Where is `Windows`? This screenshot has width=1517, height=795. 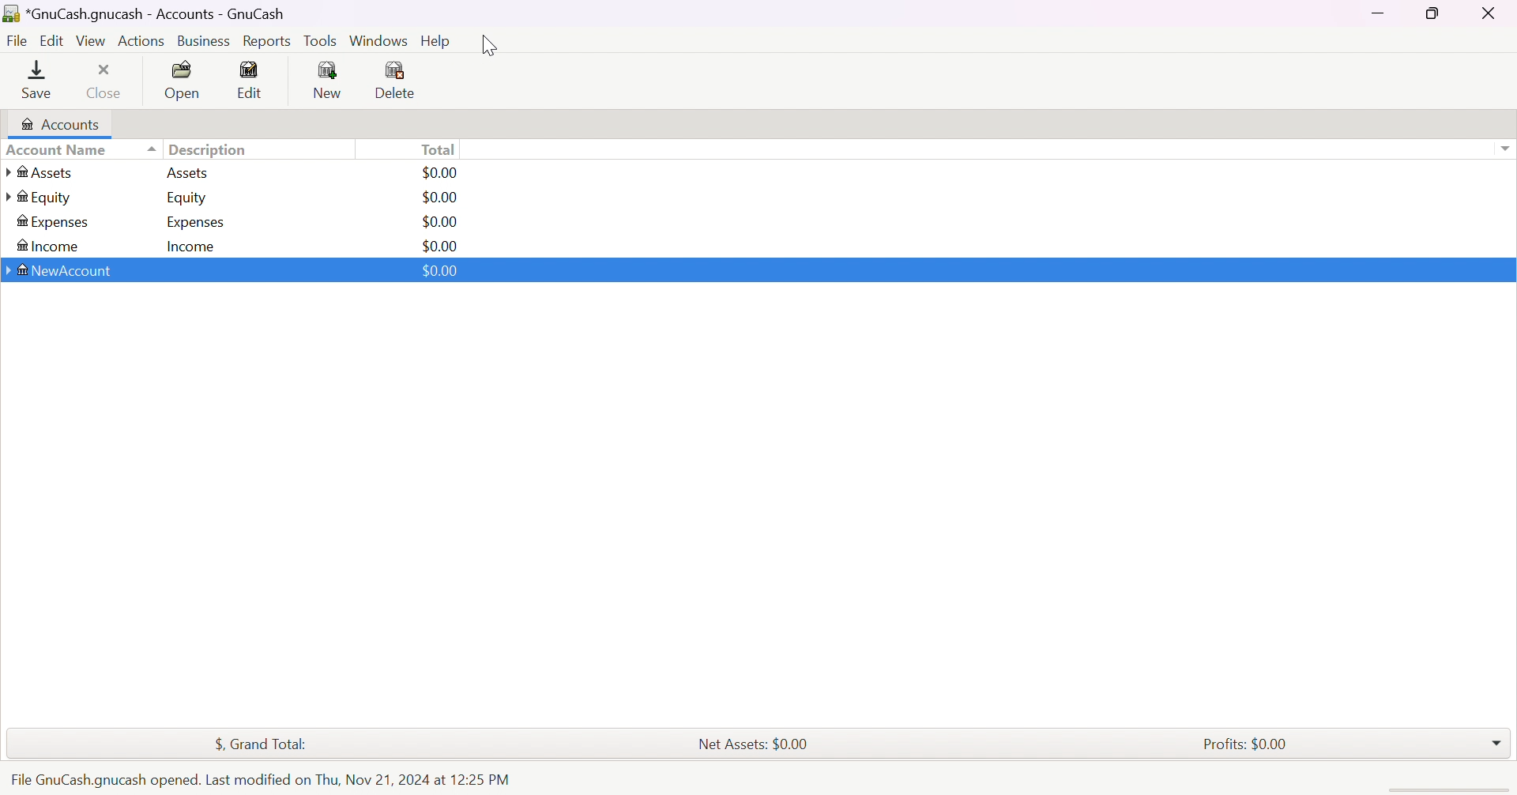
Windows is located at coordinates (378, 40).